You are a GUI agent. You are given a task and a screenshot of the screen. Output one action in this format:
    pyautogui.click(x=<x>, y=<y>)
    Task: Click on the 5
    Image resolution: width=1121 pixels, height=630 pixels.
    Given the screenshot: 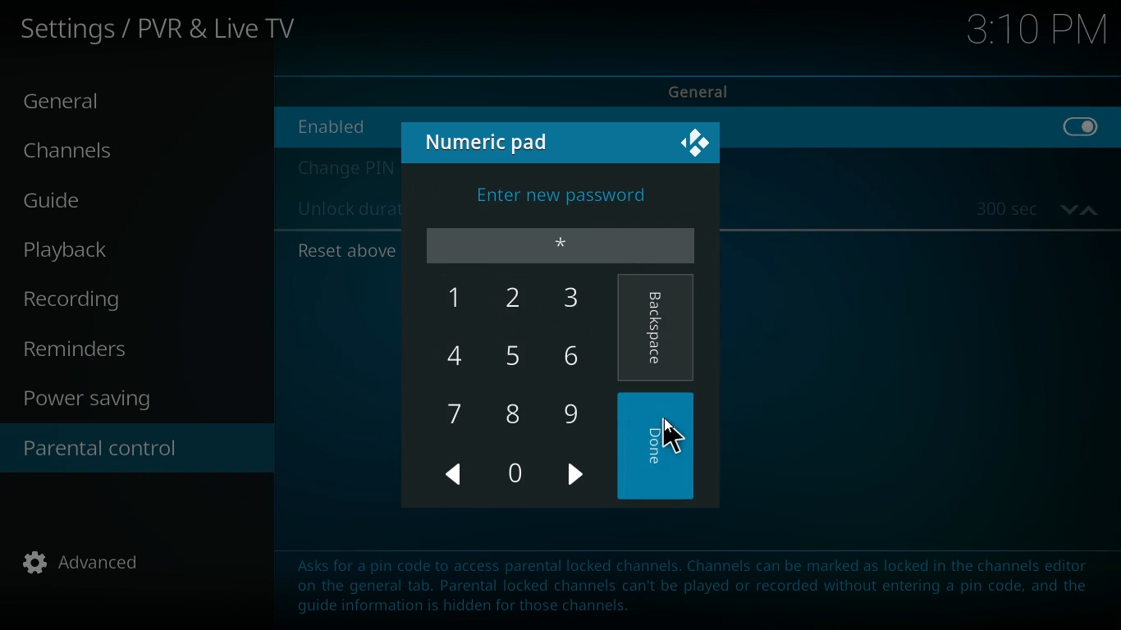 What is the action you would take?
    pyautogui.click(x=516, y=354)
    